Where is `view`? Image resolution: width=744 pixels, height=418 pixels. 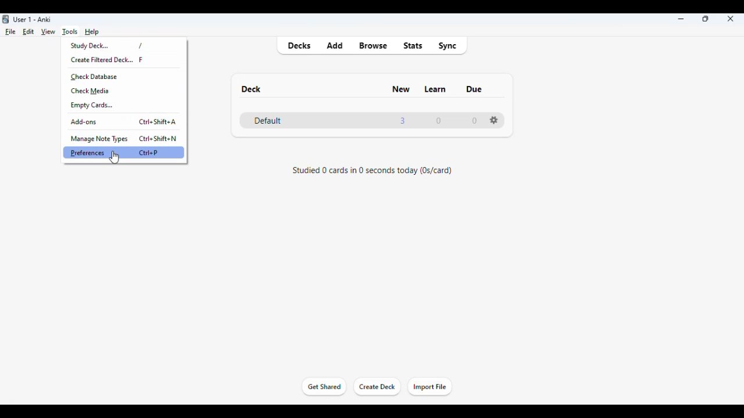 view is located at coordinates (48, 33).